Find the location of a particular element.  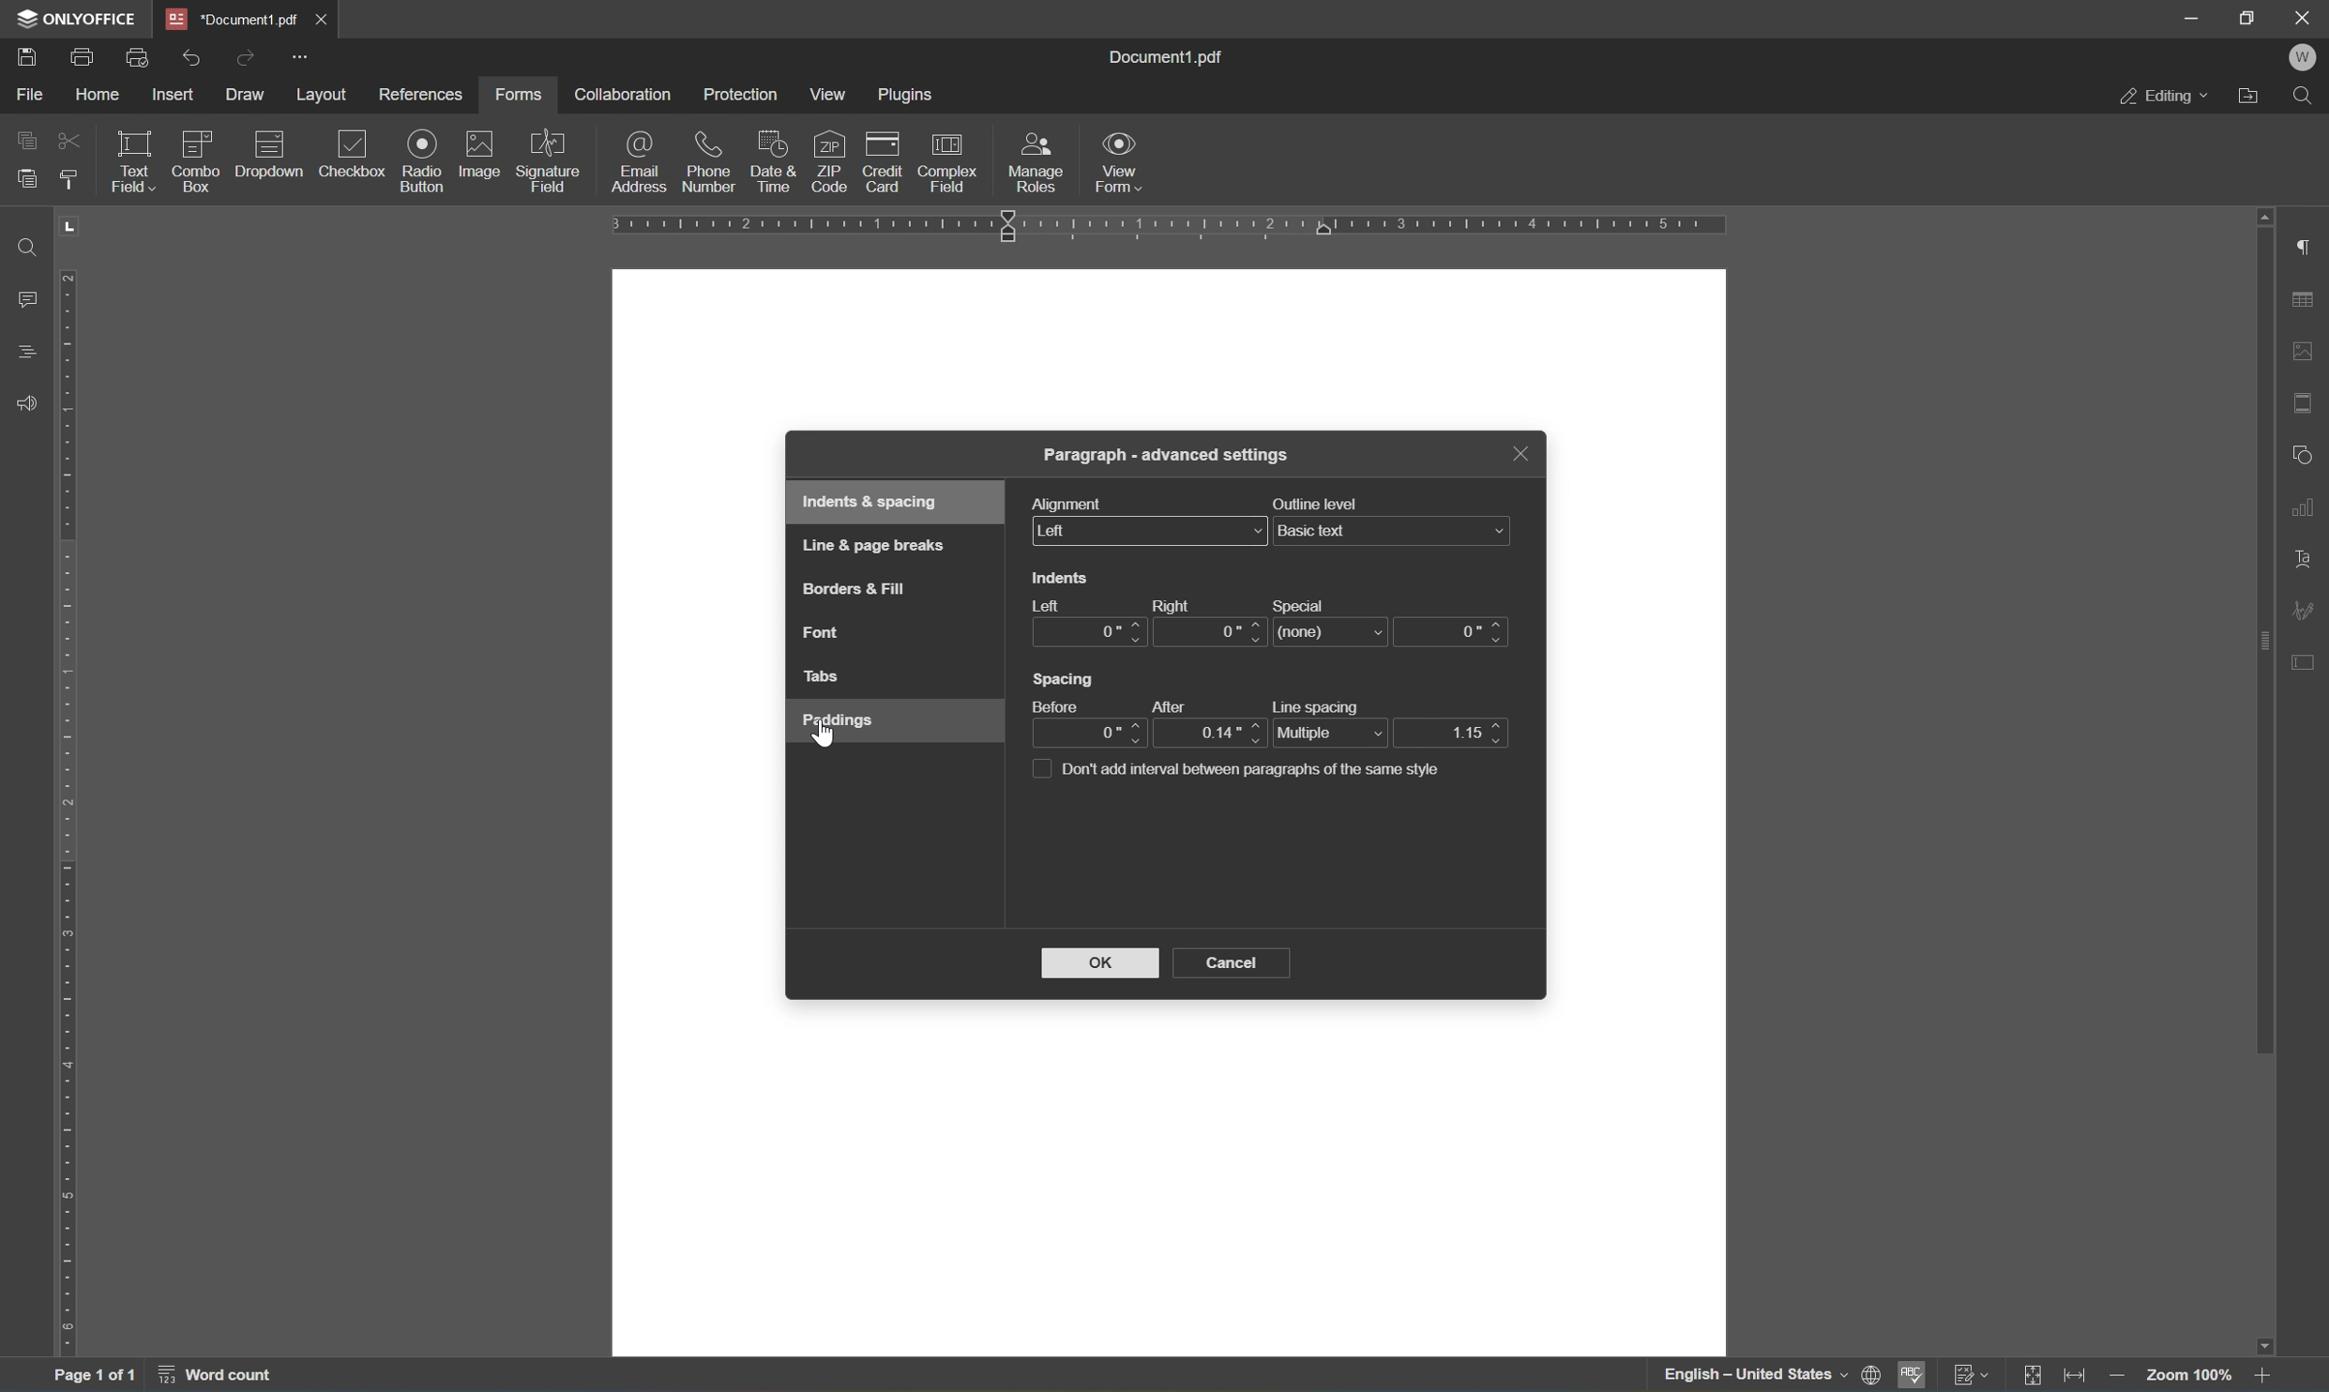

basic text is located at coordinates (1393, 530).